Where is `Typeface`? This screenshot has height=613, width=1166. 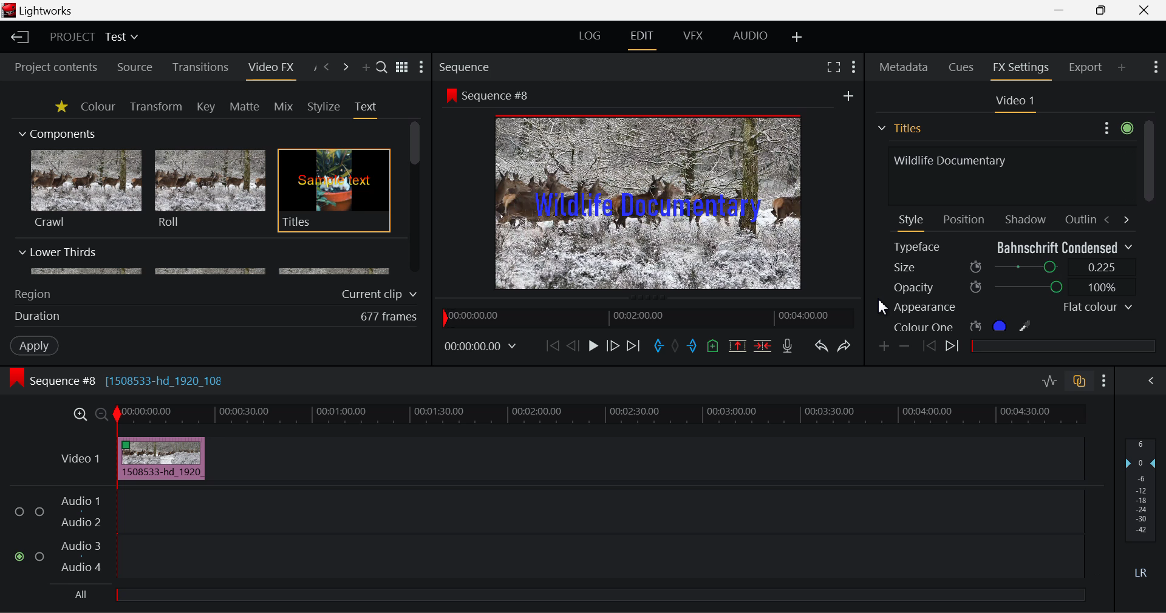
Typeface is located at coordinates (1013, 247).